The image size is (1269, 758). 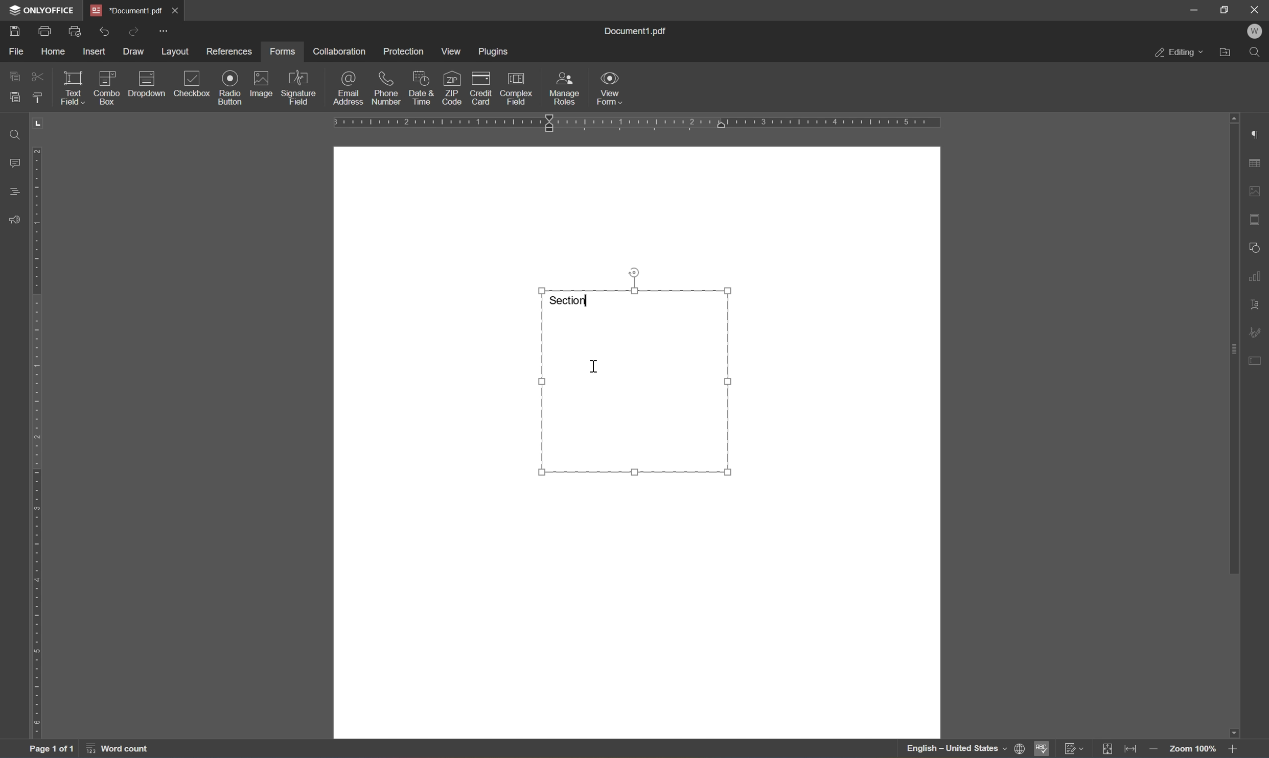 I want to click on zip code, so click(x=453, y=87).